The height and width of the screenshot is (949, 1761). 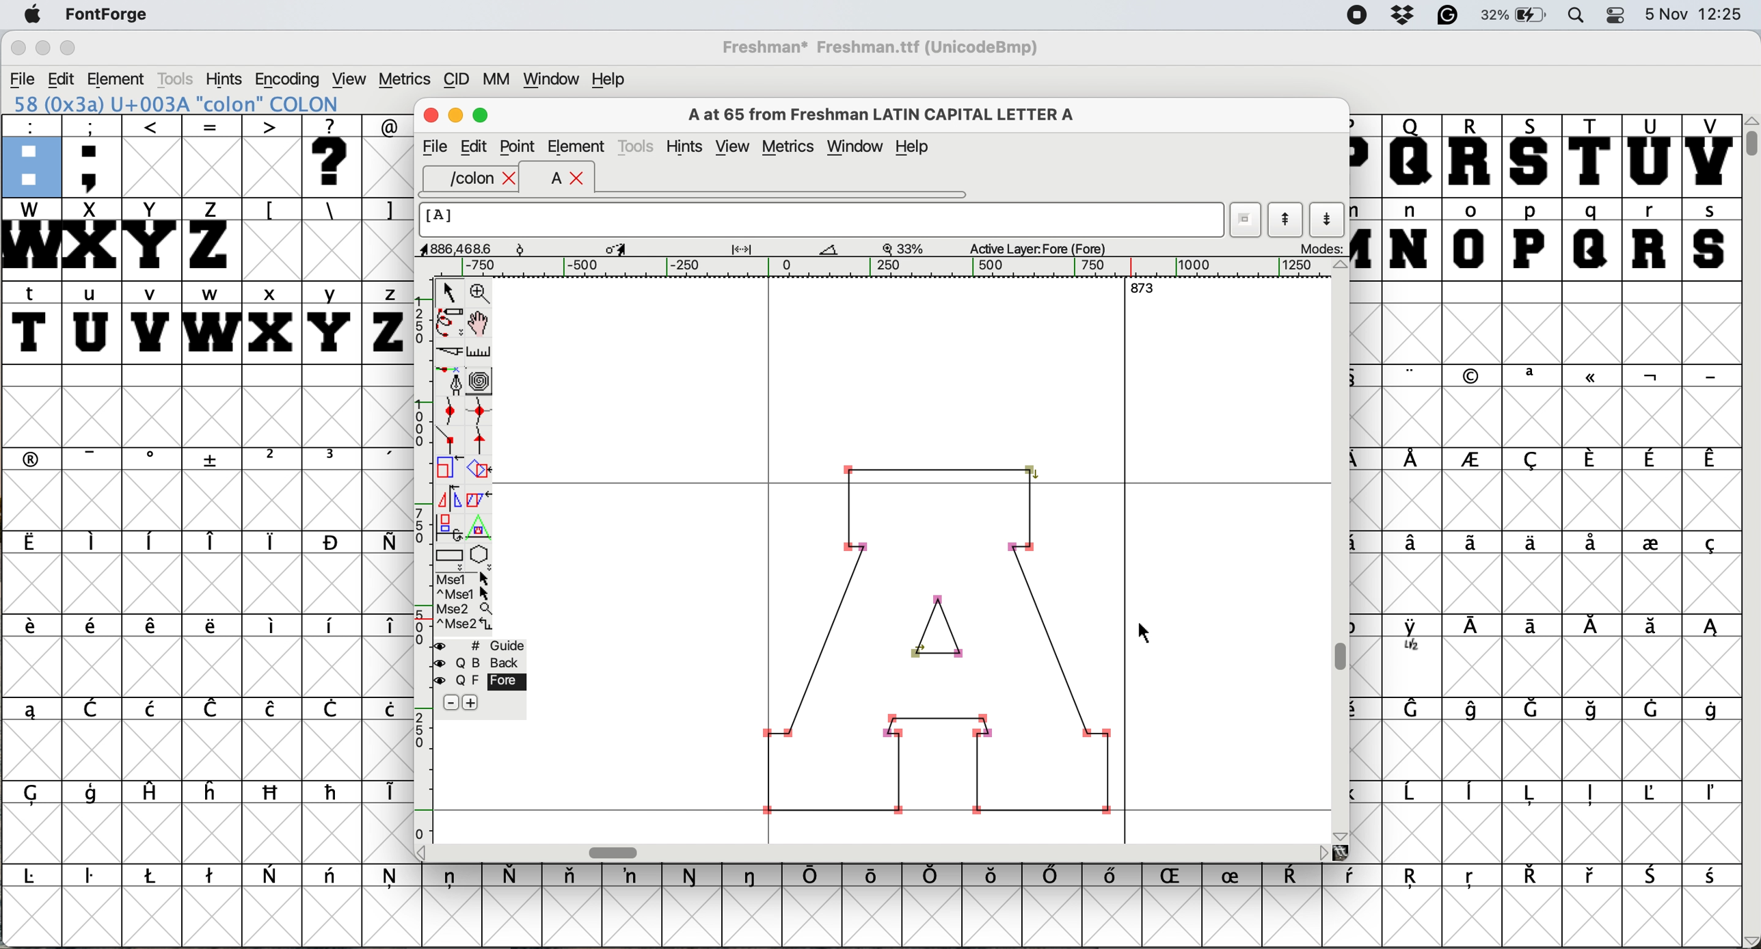 What do you see at coordinates (1177, 877) in the screenshot?
I see `symbol` at bounding box center [1177, 877].